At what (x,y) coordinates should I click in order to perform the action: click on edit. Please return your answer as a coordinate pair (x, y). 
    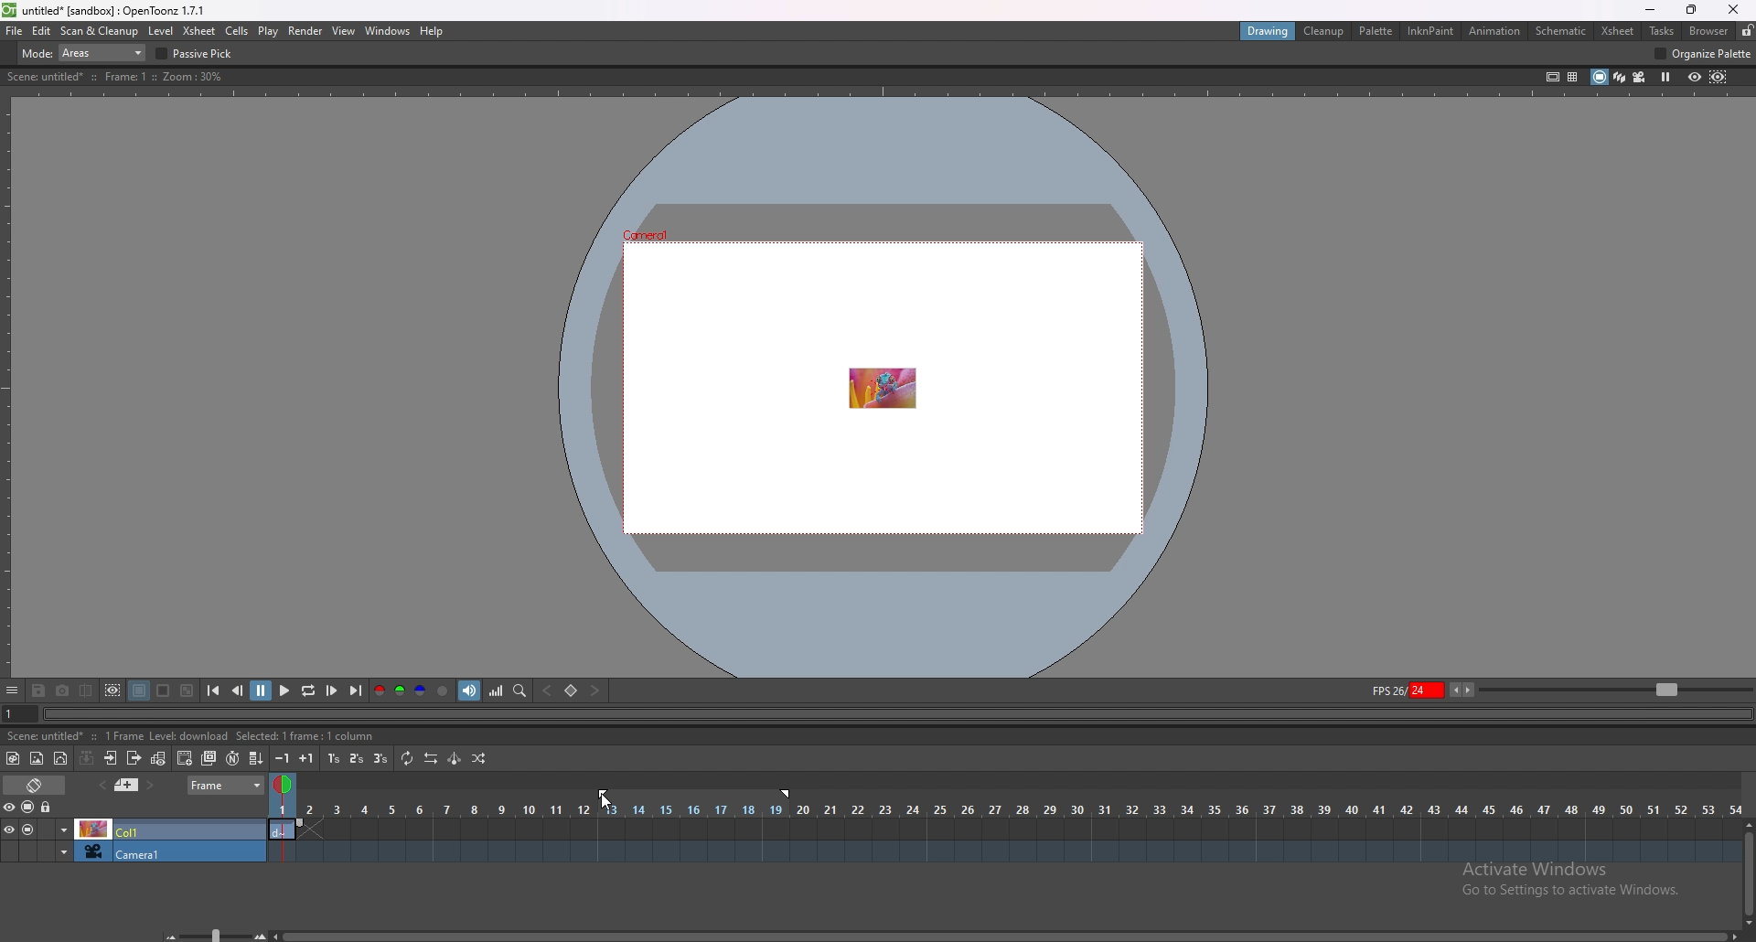
    Looking at the image, I should click on (42, 31).